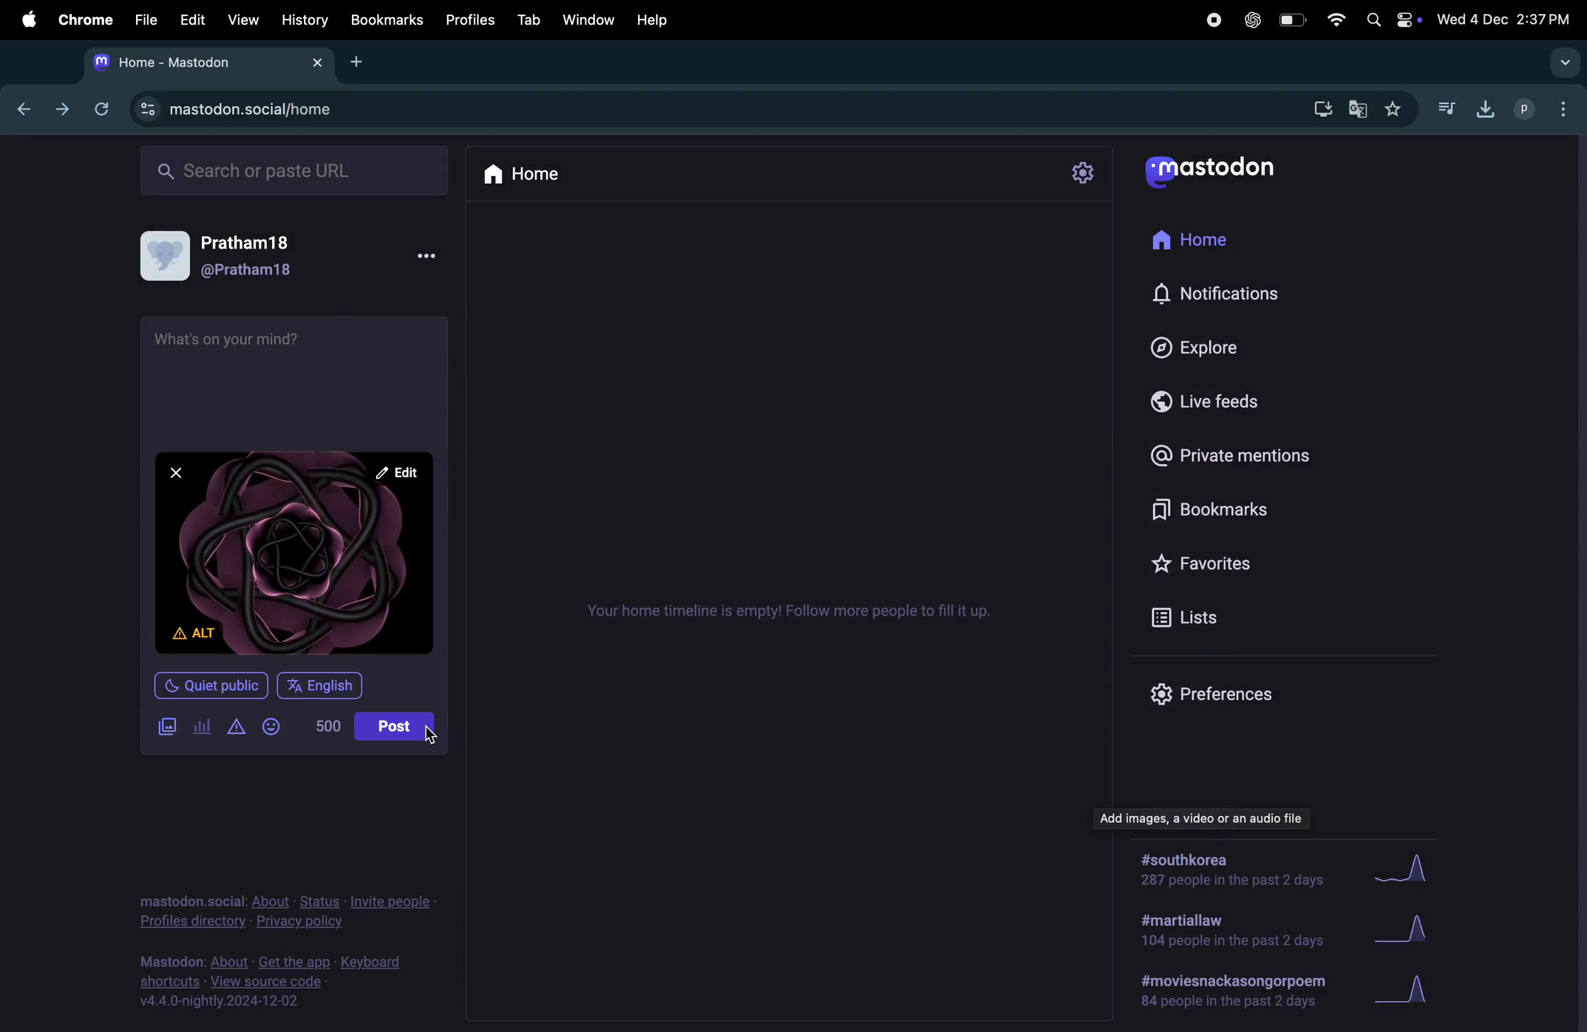 This screenshot has height=1032, width=1587. What do you see at coordinates (1224, 295) in the screenshot?
I see `notifications` at bounding box center [1224, 295].